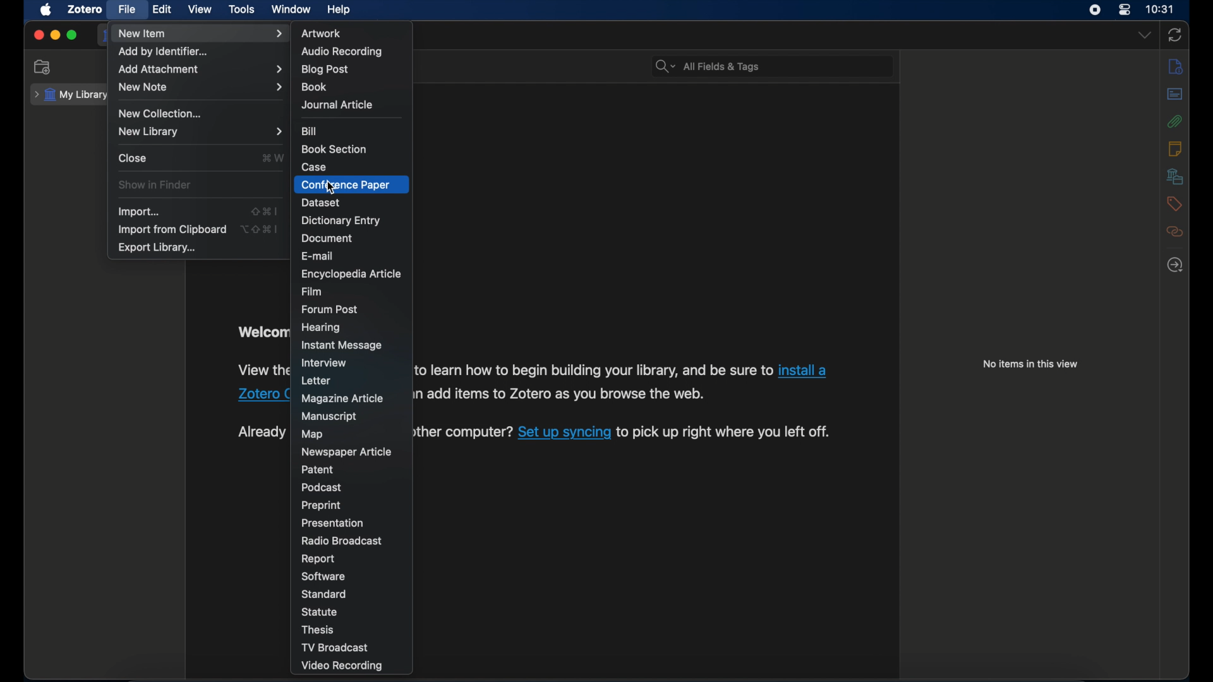  Describe the element at coordinates (316, 256) in the screenshot. I see `e-mail` at that location.